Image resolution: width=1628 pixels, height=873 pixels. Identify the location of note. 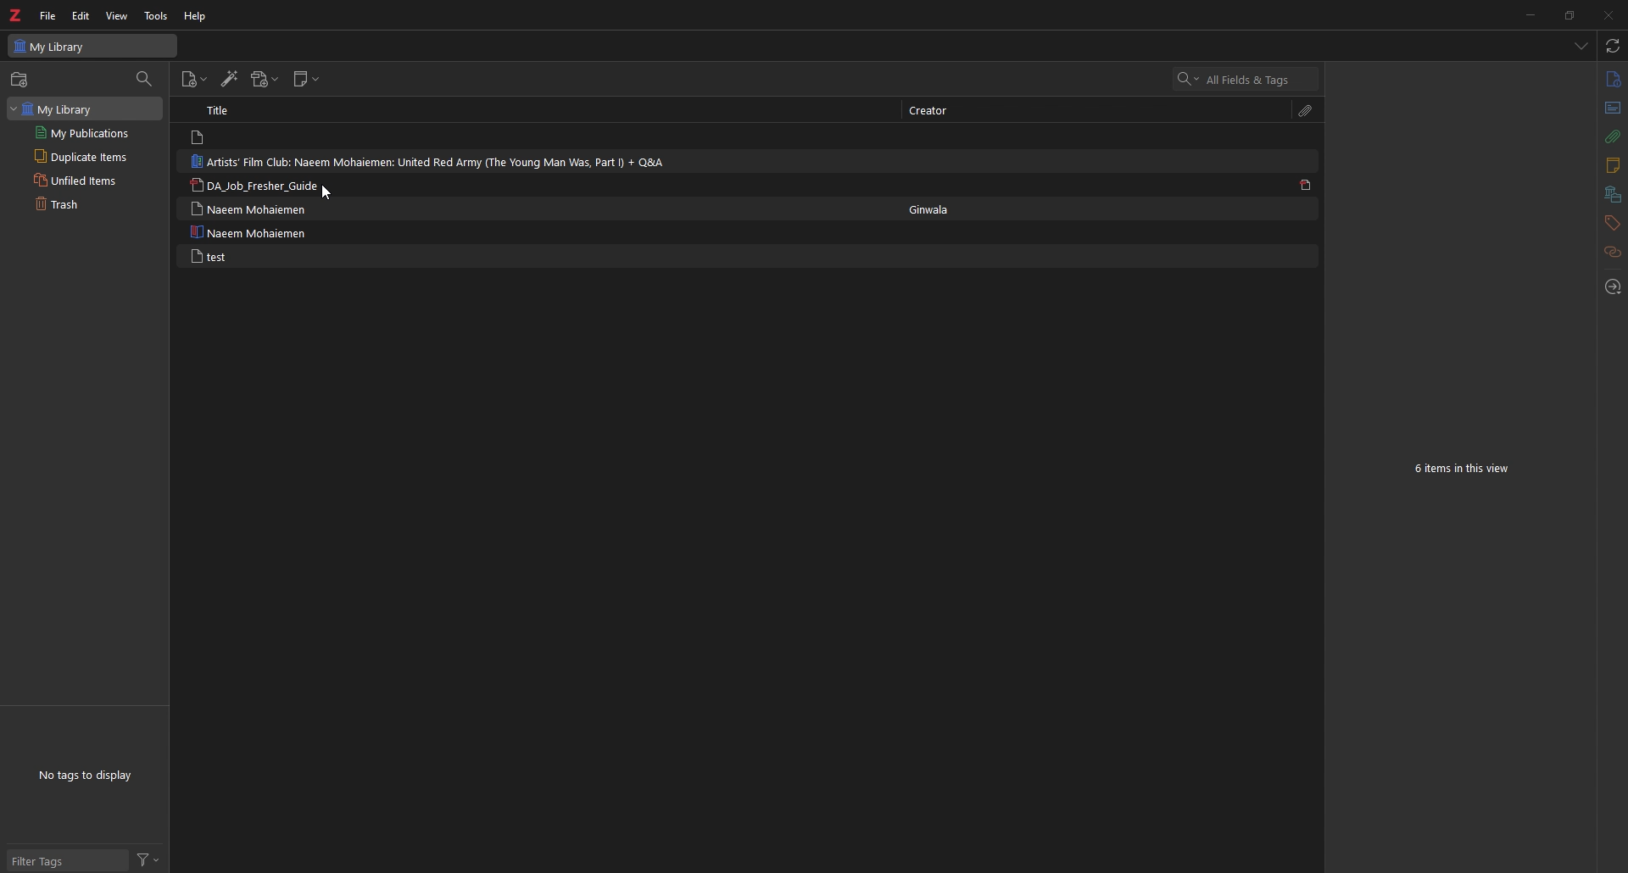
(291, 136).